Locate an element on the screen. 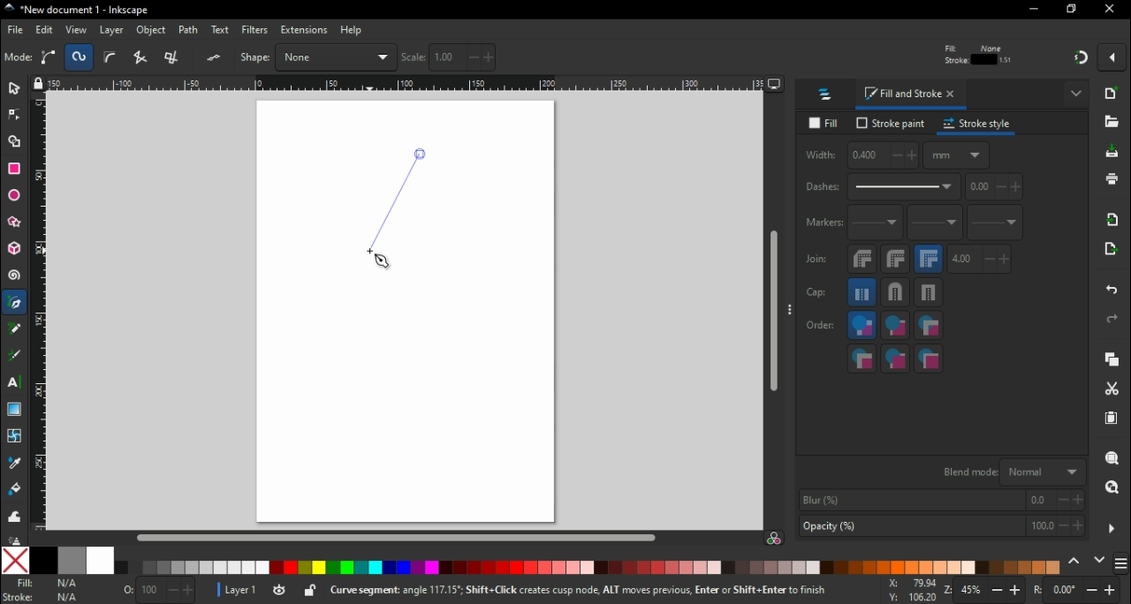  start marker is located at coordinates (877, 227).